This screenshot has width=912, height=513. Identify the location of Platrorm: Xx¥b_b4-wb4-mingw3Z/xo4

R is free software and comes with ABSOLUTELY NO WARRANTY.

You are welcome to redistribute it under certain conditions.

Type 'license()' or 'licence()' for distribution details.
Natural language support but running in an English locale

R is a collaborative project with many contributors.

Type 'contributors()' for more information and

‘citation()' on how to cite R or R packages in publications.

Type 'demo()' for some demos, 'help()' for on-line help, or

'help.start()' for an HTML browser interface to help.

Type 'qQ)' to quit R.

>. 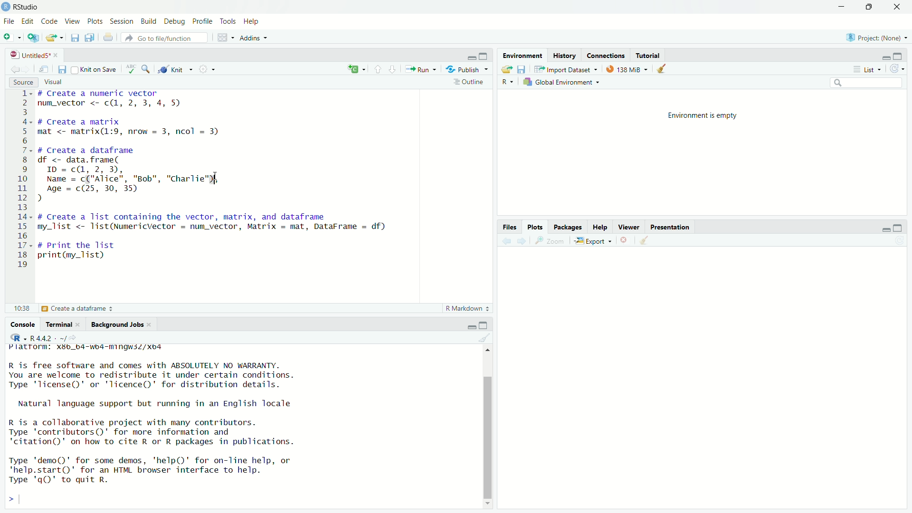
(179, 425).